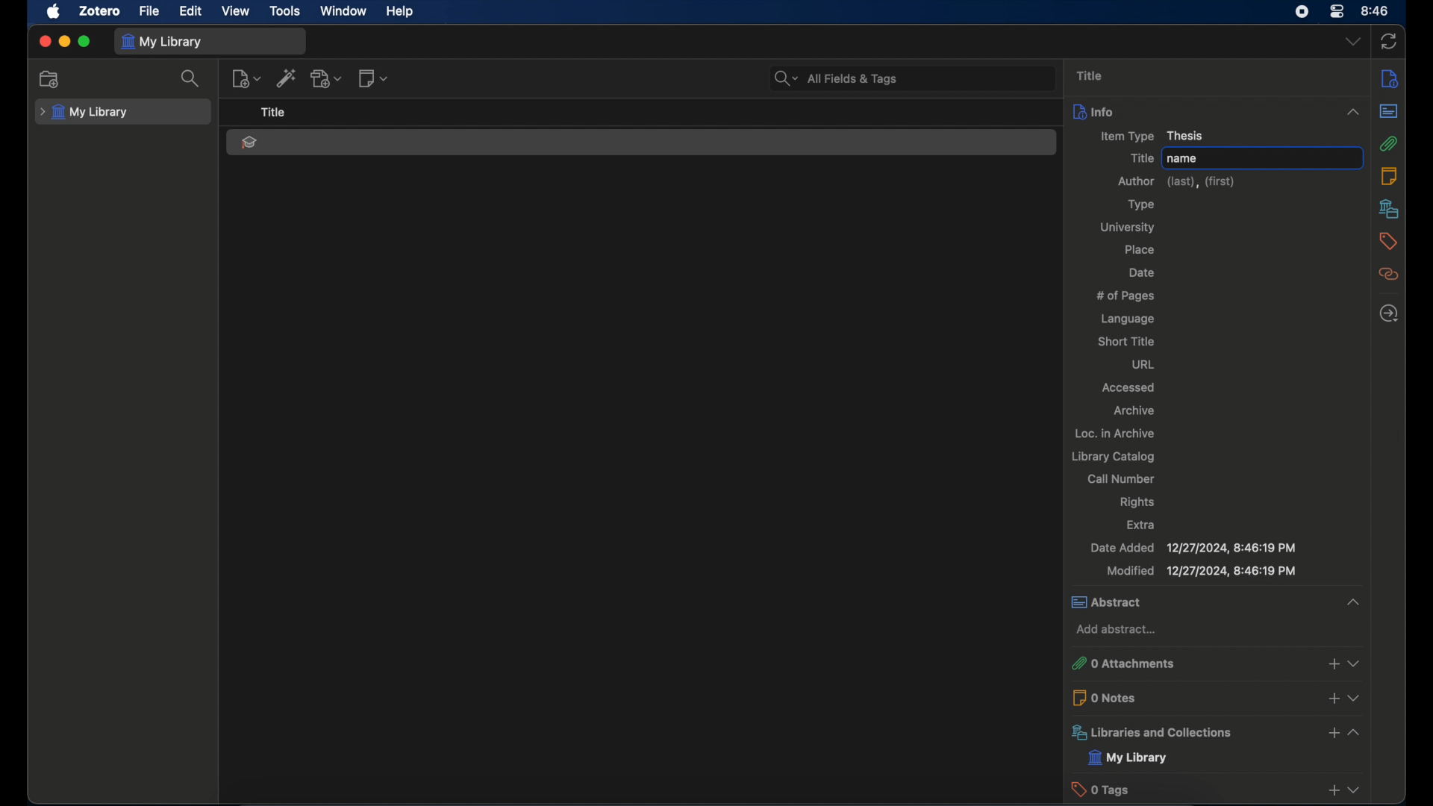 This screenshot has height=806, width=1433. What do you see at coordinates (64, 42) in the screenshot?
I see `minimize` at bounding box center [64, 42].